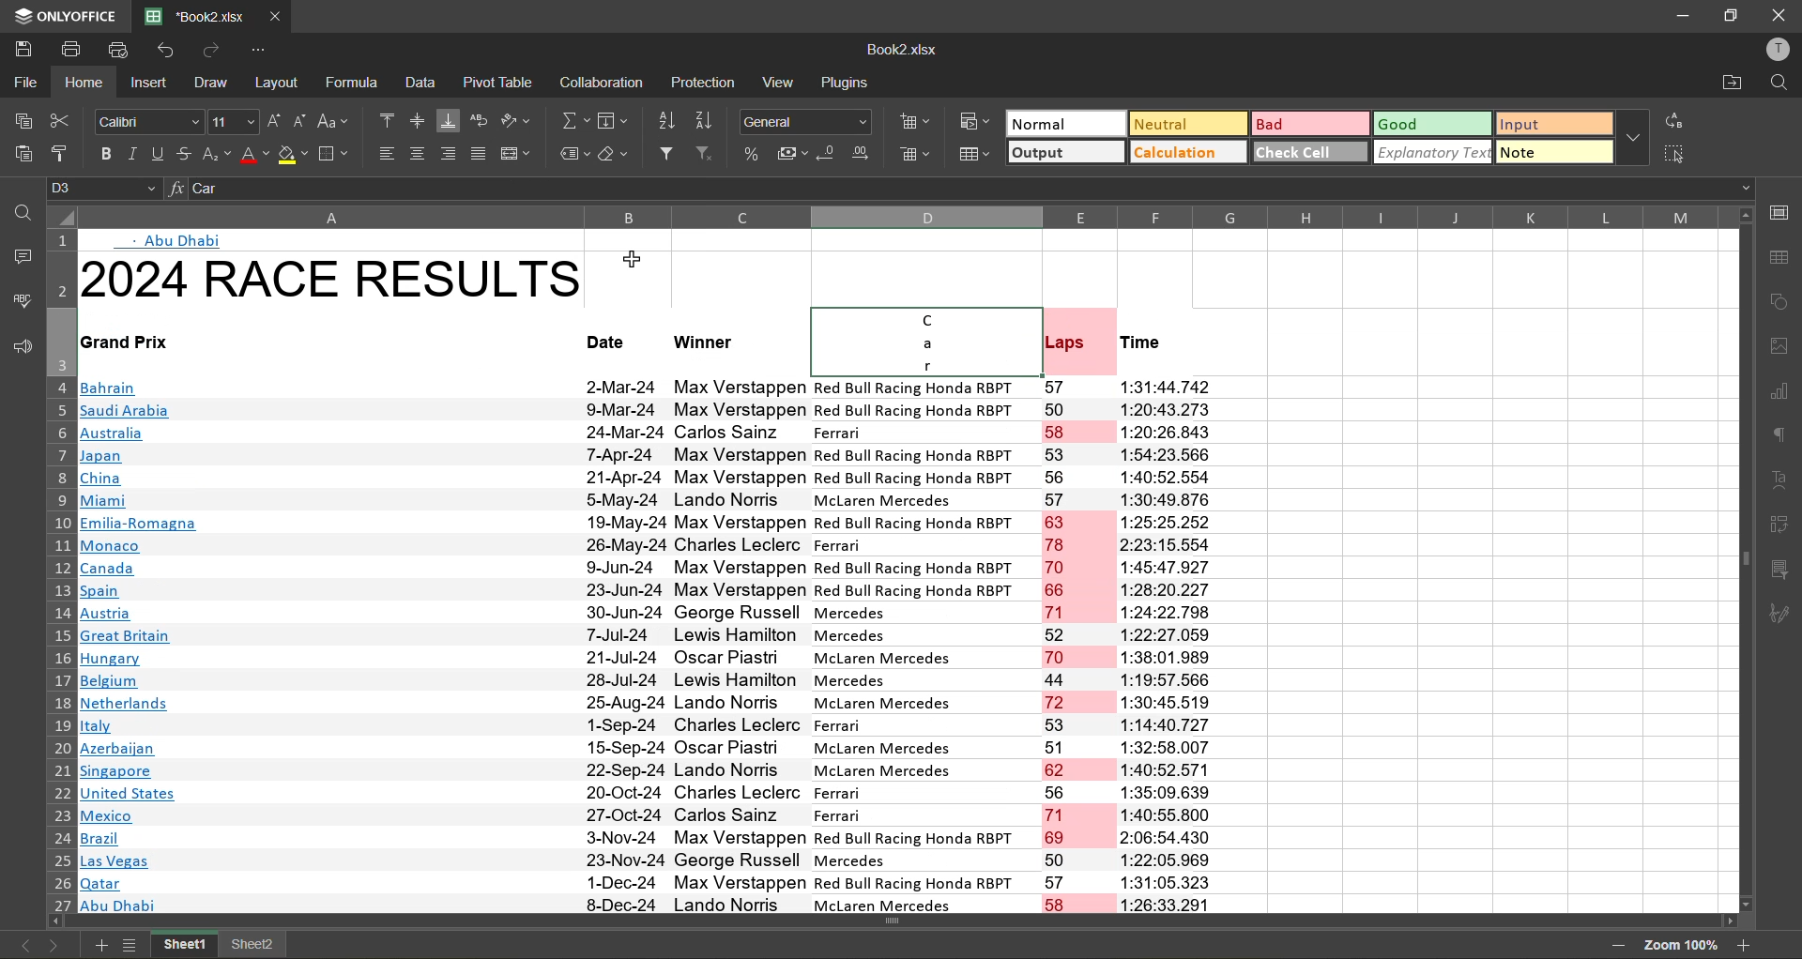 This screenshot has width=1802, height=959. What do you see at coordinates (516, 154) in the screenshot?
I see `merge and center` at bounding box center [516, 154].